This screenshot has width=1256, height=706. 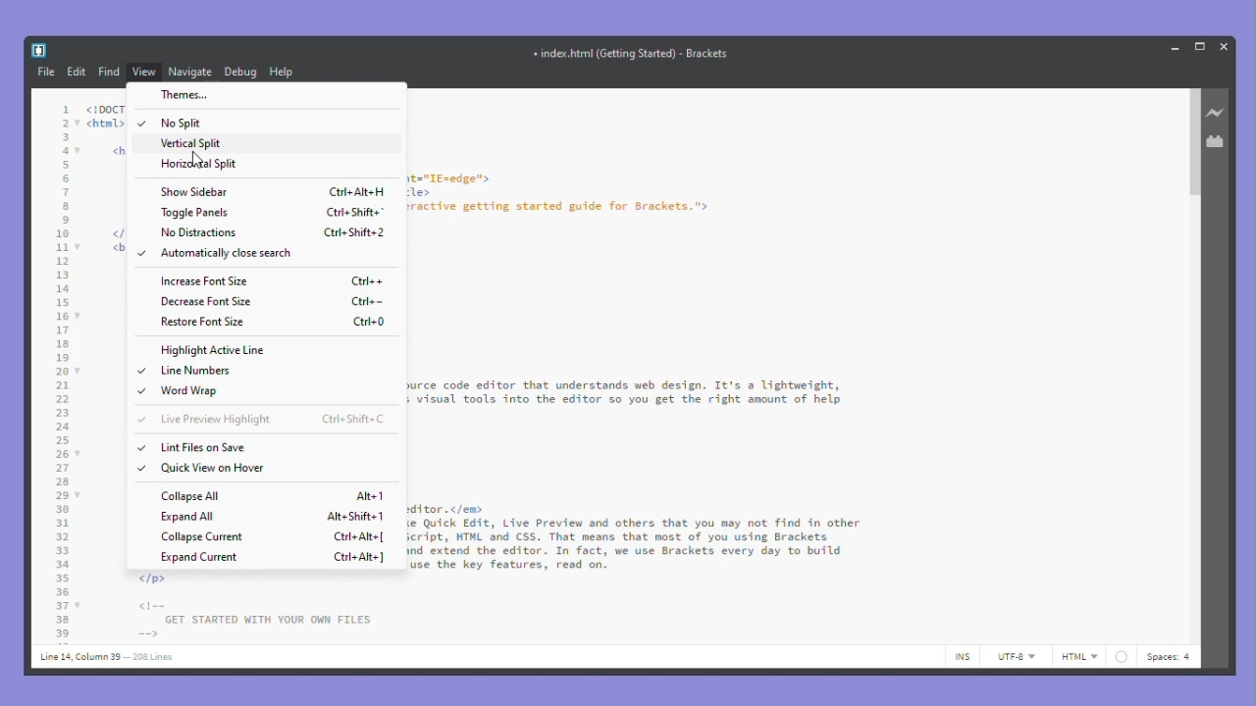 I want to click on 17, so click(x=62, y=329).